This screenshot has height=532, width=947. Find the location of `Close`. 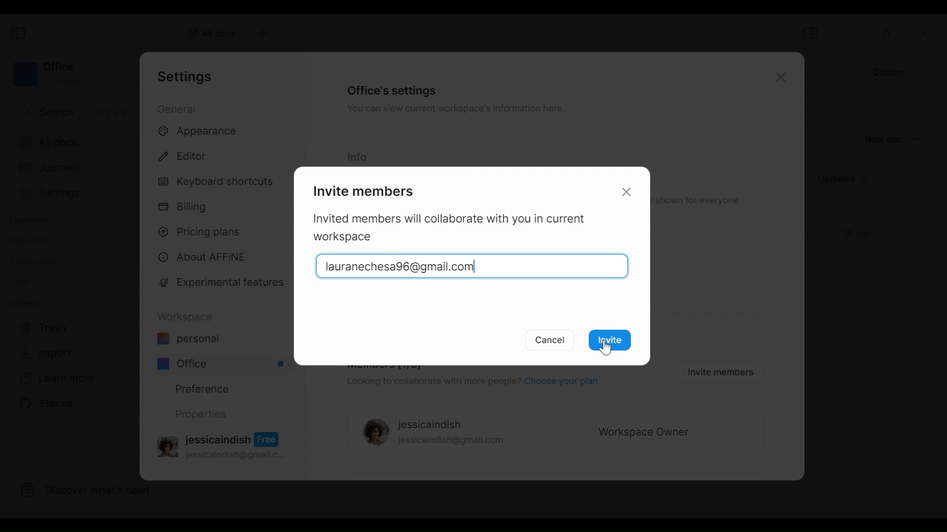

Close is located at coordinates (628, 191).